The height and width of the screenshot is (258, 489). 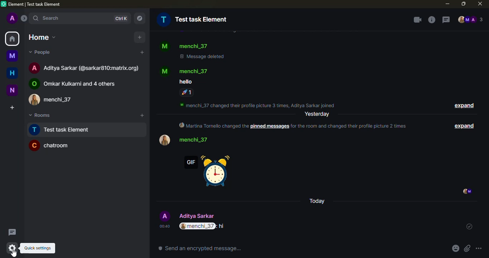 What do you see at coordinates (52, 146) in the screenshot?
I see `chatroom` at bounding box center [52, 146].